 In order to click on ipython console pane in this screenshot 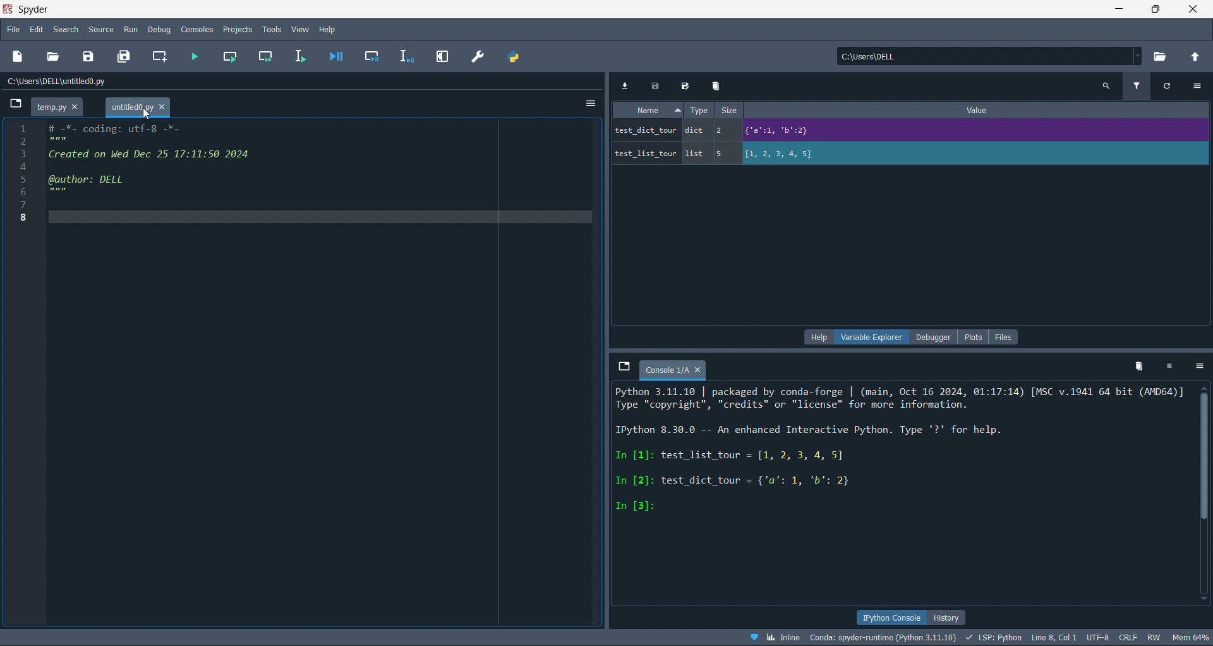, I will do `click(886, 616)`.